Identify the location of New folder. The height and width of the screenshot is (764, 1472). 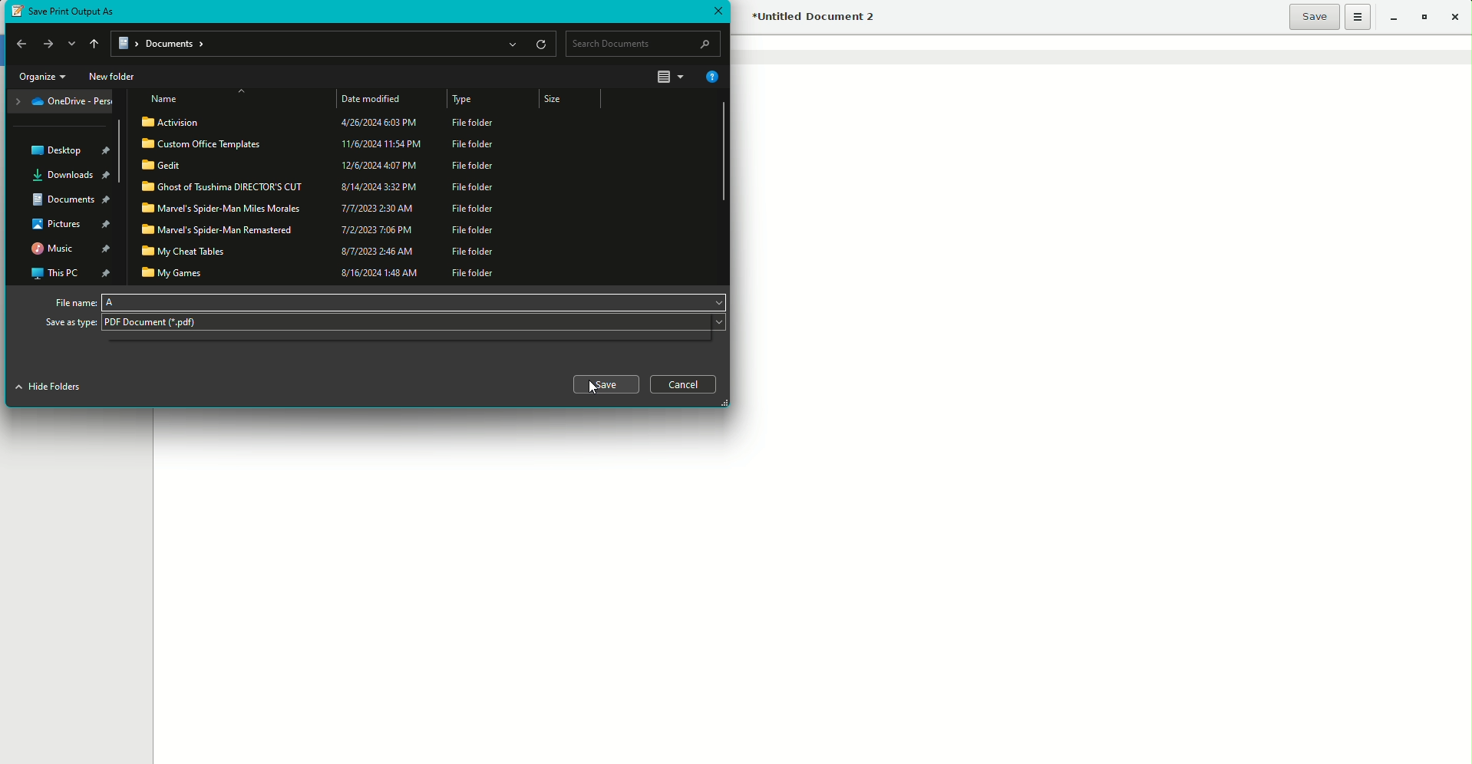
(113, 76).